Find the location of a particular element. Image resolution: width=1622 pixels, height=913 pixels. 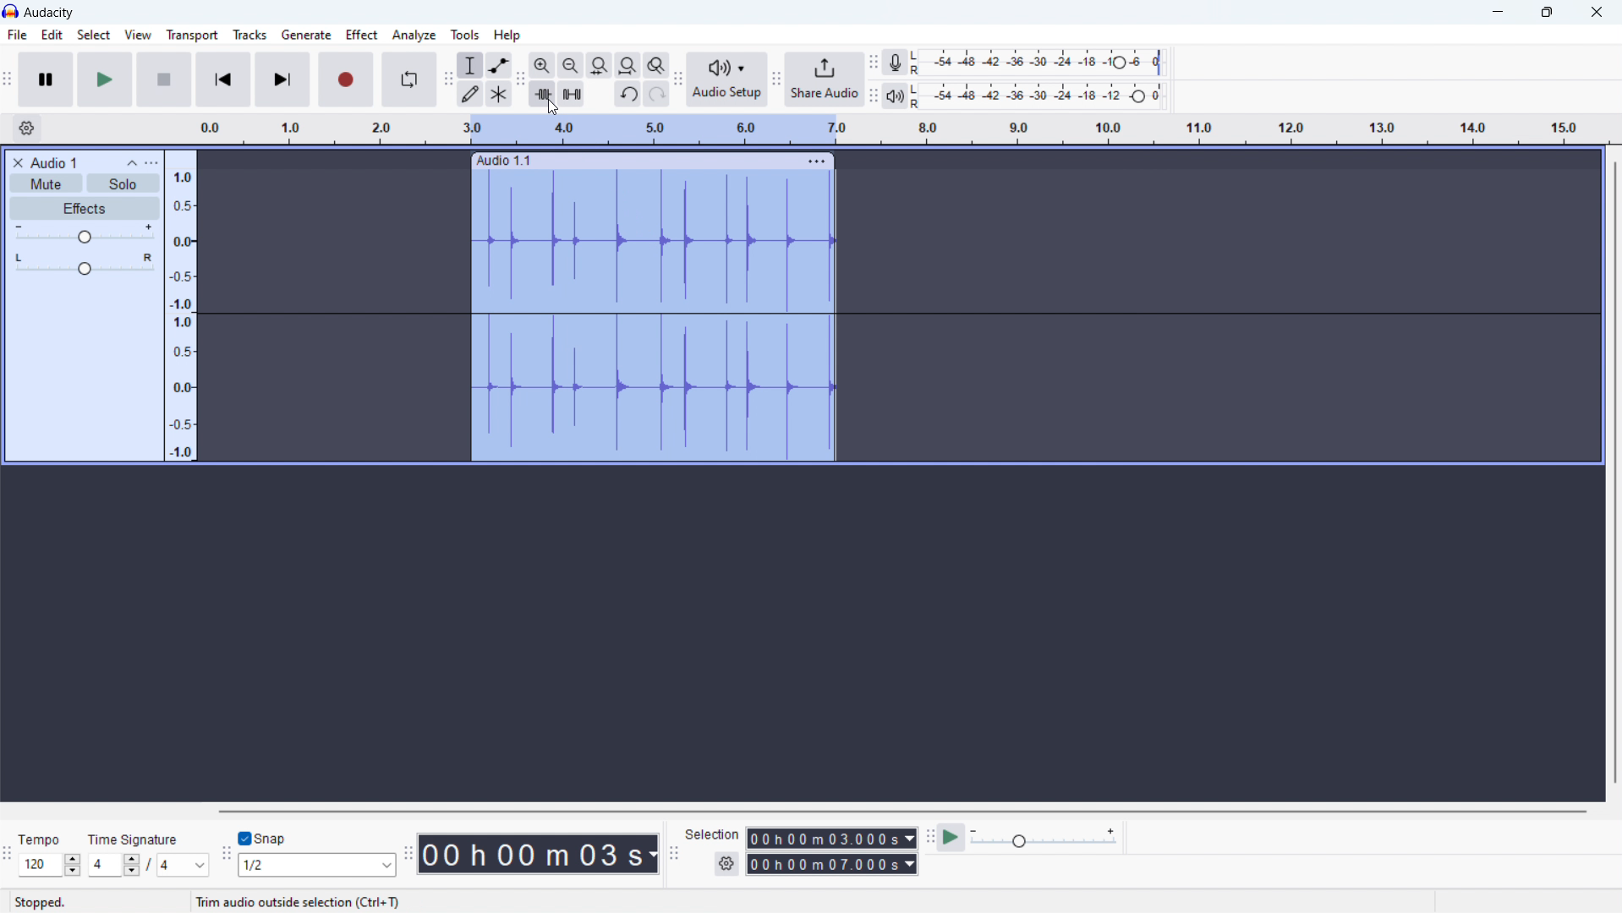

audio track trimmed is located at coordinates (653, 307).